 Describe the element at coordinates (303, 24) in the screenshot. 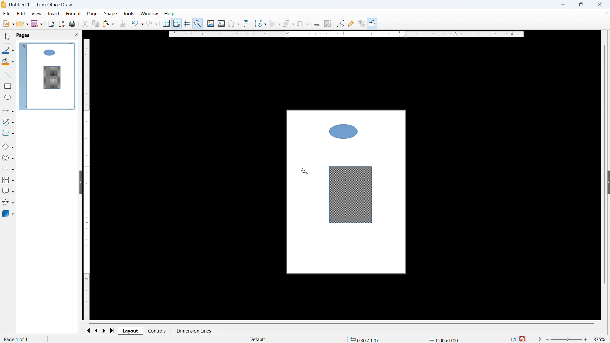

I see `Select at least three objects to distribute ` at that location.